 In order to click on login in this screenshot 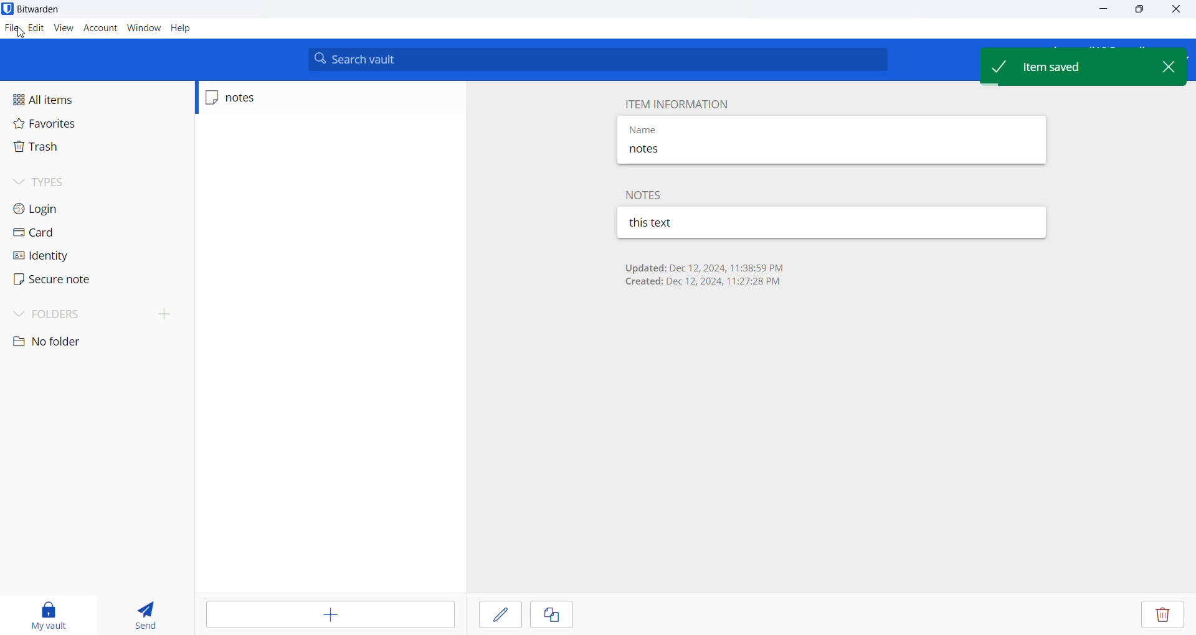, I will do `click(63, 208)`.